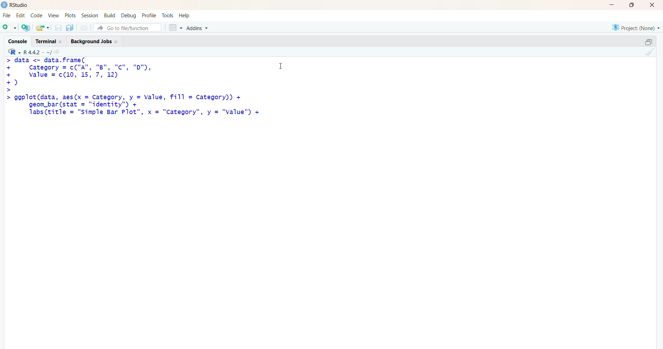  I want to click on grid view, so click(175, 27).